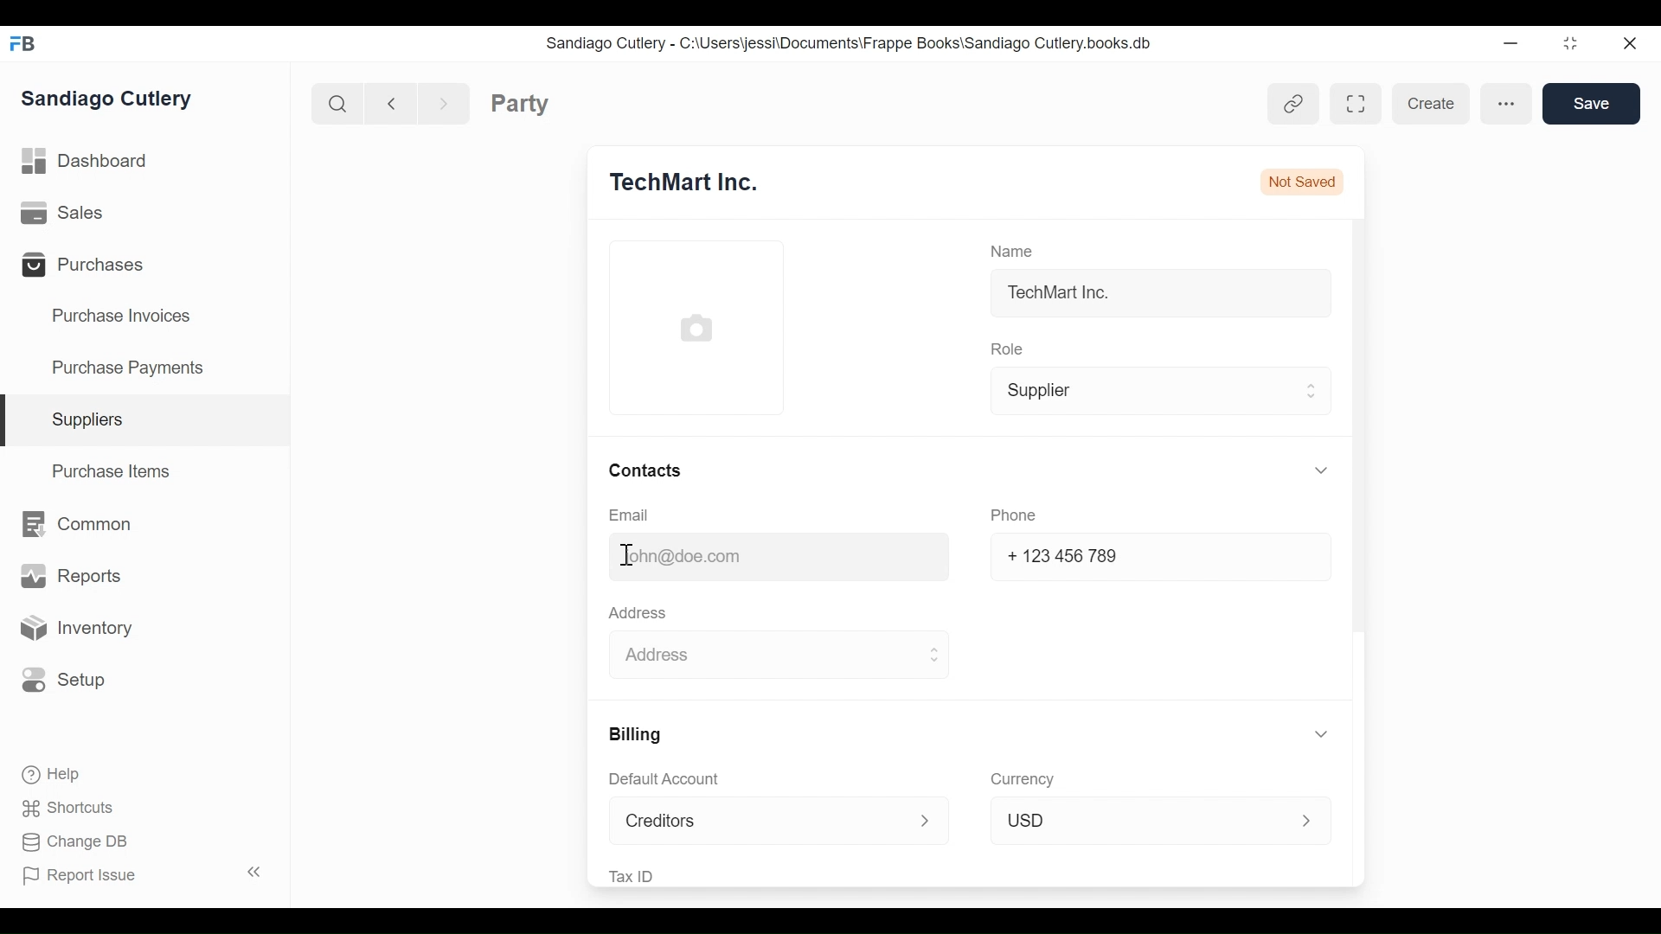 This screenshot has width=1661, height=934. I want to click on USD, so click(1156, 818).